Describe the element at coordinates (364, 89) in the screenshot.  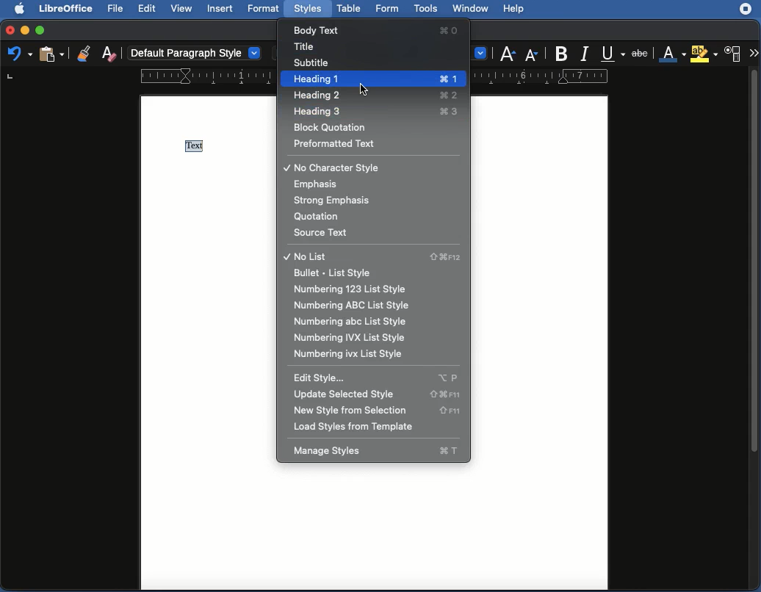
I see `cursor` at that location.